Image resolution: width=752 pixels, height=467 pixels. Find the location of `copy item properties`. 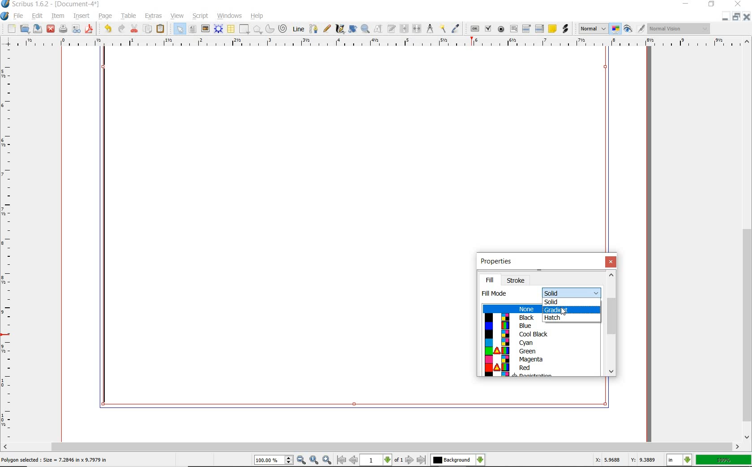

copy item properties is located at coordinates (443, 29).